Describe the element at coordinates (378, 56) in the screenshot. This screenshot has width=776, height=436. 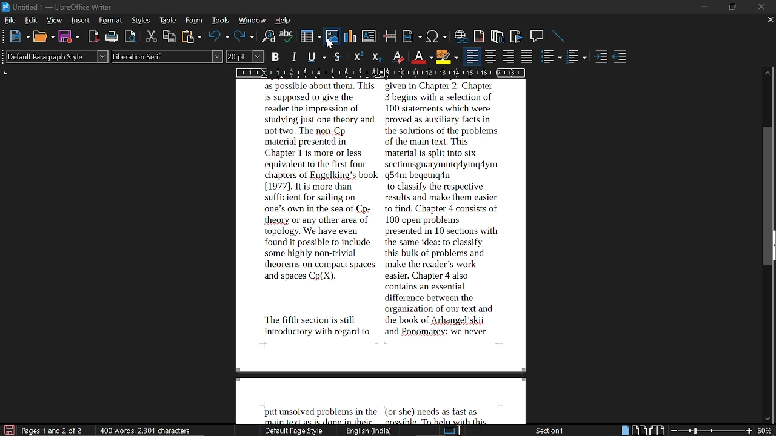
I see `` at that location.